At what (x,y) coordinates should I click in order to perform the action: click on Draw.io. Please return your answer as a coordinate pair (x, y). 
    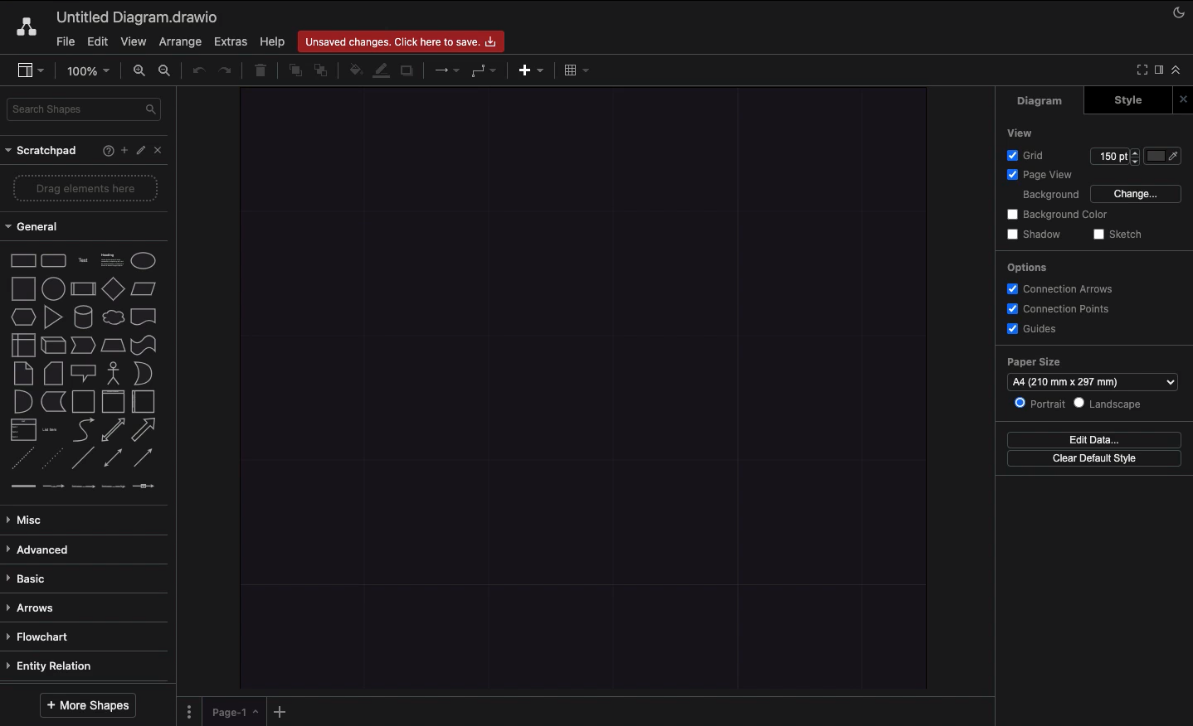
    Looking at the image, I should click on (29, 28).